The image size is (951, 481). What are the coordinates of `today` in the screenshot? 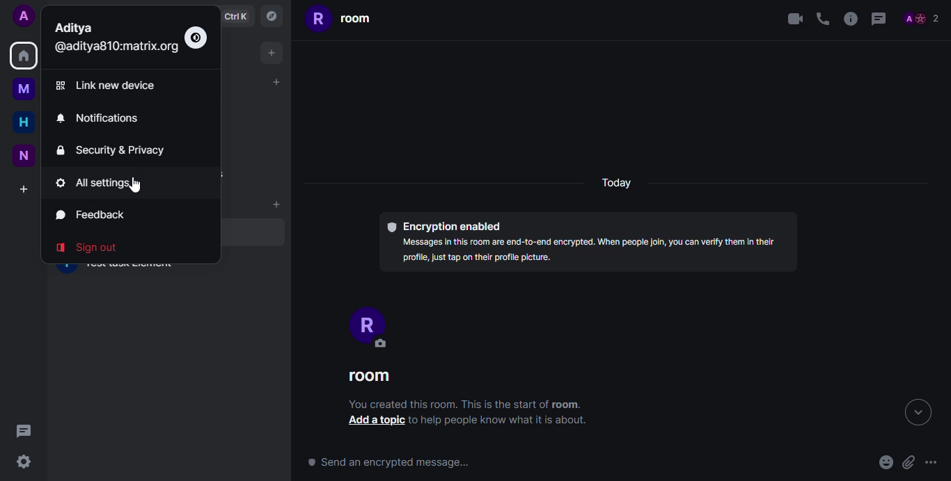 It's located at (617, 184).